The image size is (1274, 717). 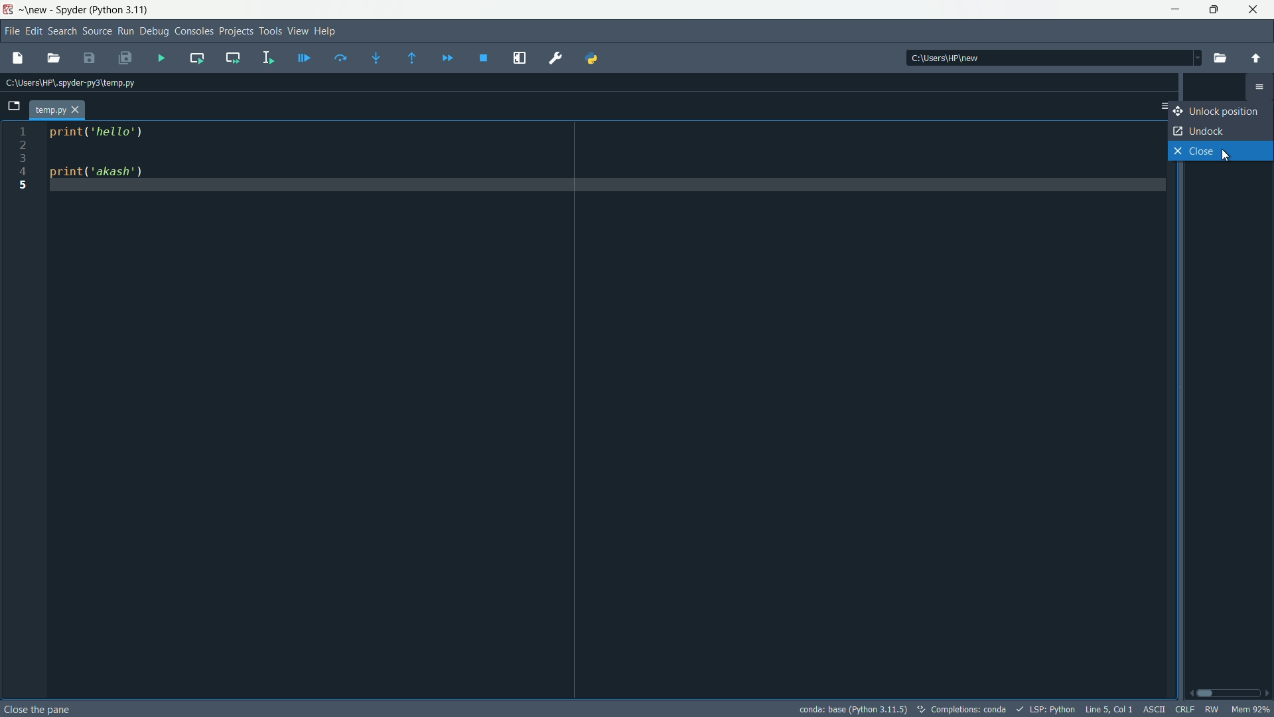 What do you see at coordinates (605, 409) in the screenshot?
I see `print('hello') print('akash')` at bounding box center [605, 409].